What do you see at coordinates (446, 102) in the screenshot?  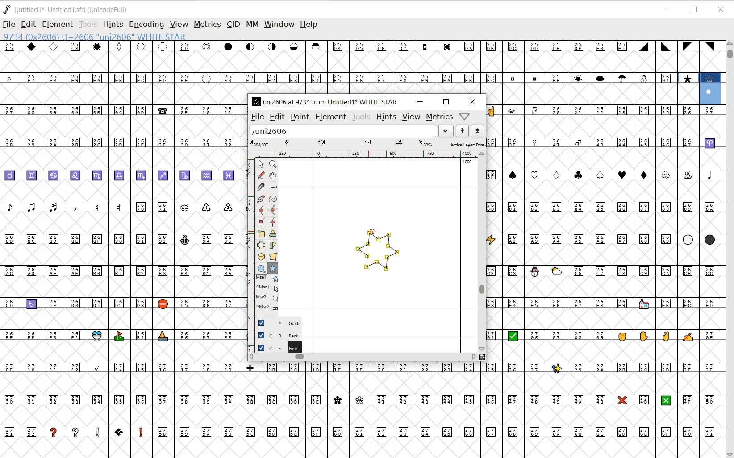 I see `RESTORE` at bounding box center [446, 102].